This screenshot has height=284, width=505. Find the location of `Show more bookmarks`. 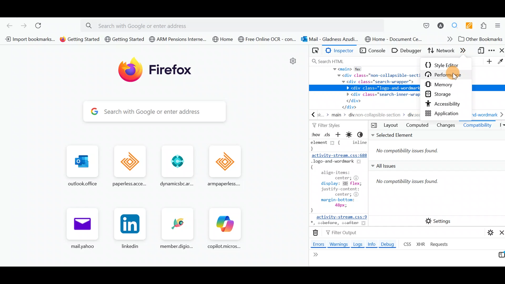

Show more bookmarks is located at coordinates (448, 40).